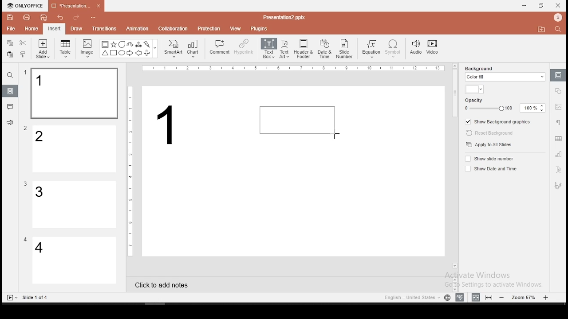 The width and height of the screenshot is (568, 319). What do you see at coordinates (60, 18) in the screenshot?
I see `undo` at bounding box center [60, 18].